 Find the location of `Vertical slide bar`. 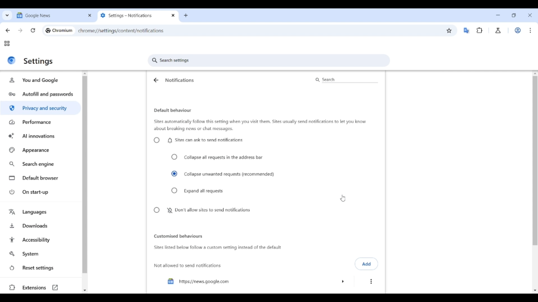

Vertical slide bar is located at coordinates (85, 175).